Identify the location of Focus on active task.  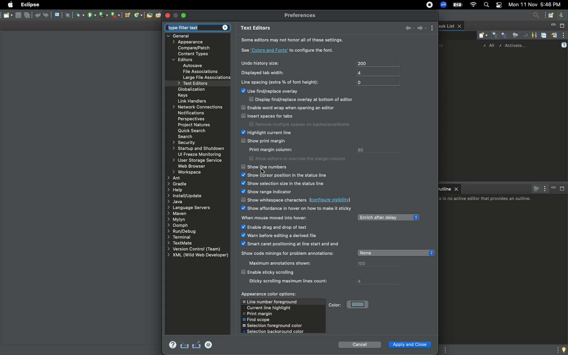
(535, 188).